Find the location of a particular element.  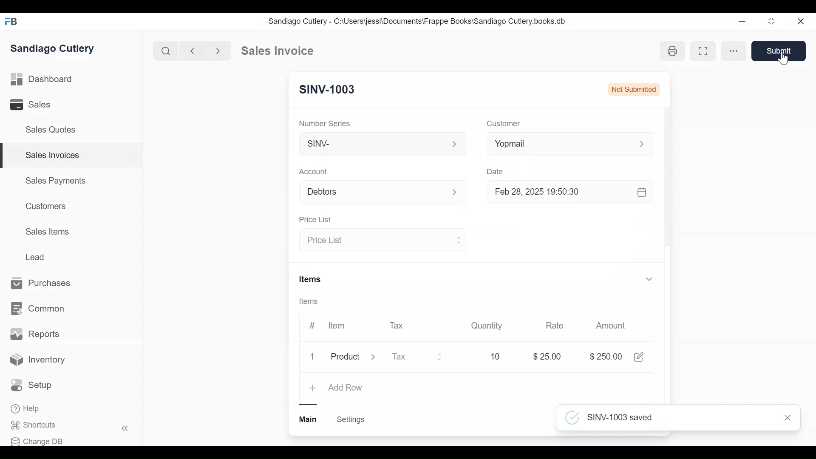

Change DB is located at coordinates (37, 442).